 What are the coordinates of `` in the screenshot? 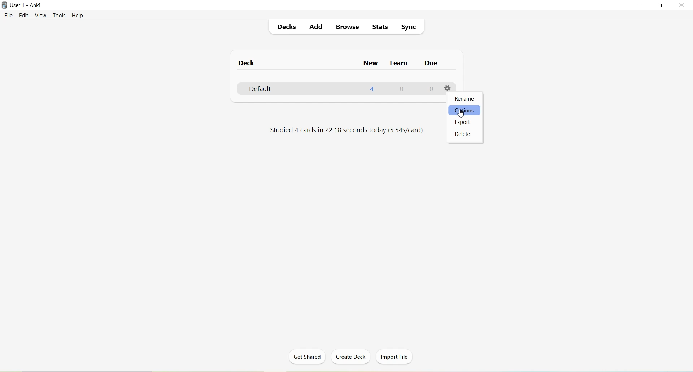 It's located at (463, 114).